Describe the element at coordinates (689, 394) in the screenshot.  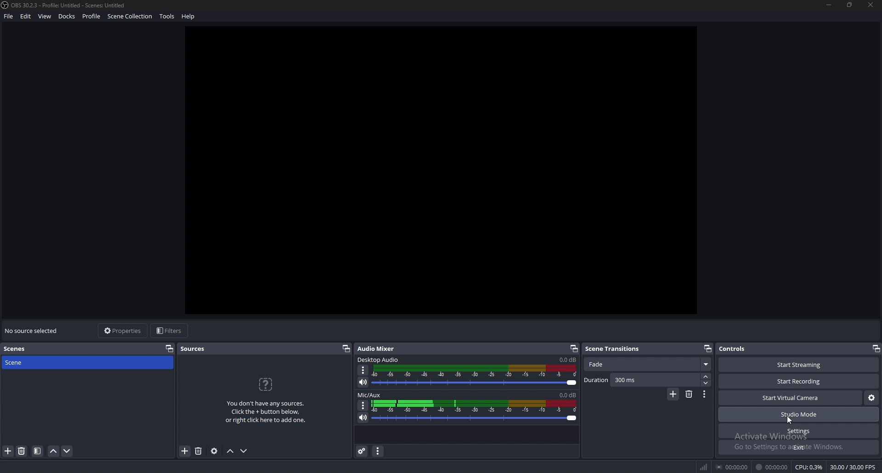
I see `Delete scene transitions` at that location.